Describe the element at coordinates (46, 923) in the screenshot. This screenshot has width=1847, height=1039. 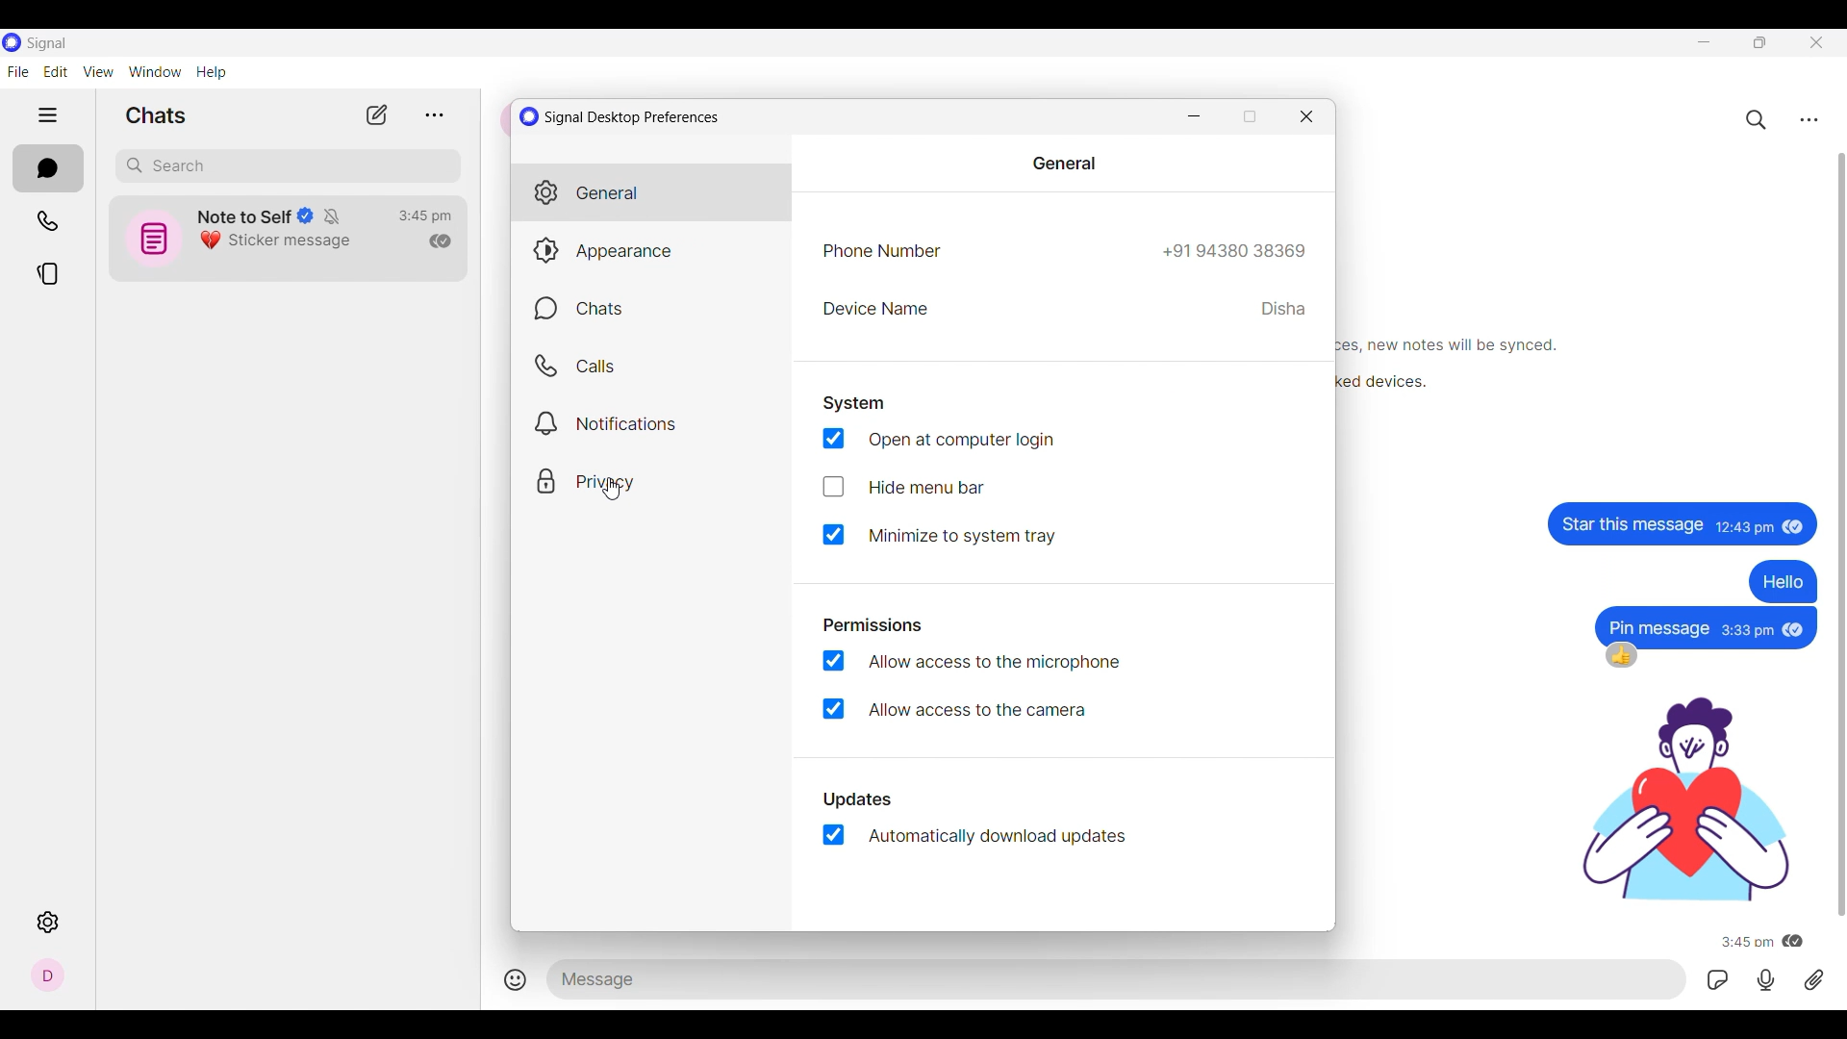
I see `Settings ` at that location.